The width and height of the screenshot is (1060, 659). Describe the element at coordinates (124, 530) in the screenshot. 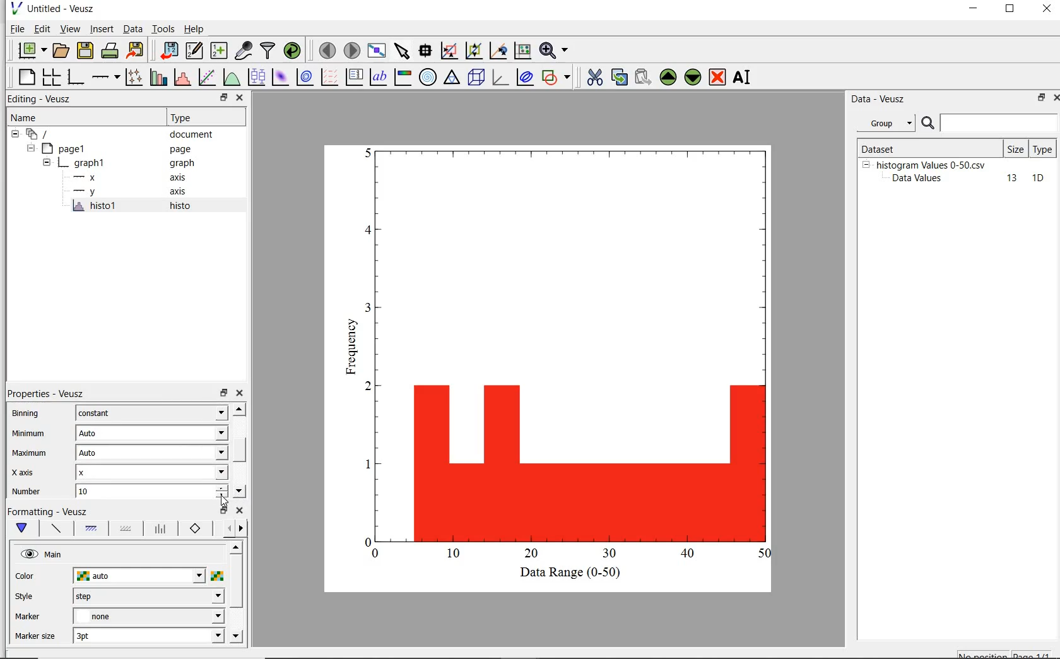

I see `fill over` at that location.